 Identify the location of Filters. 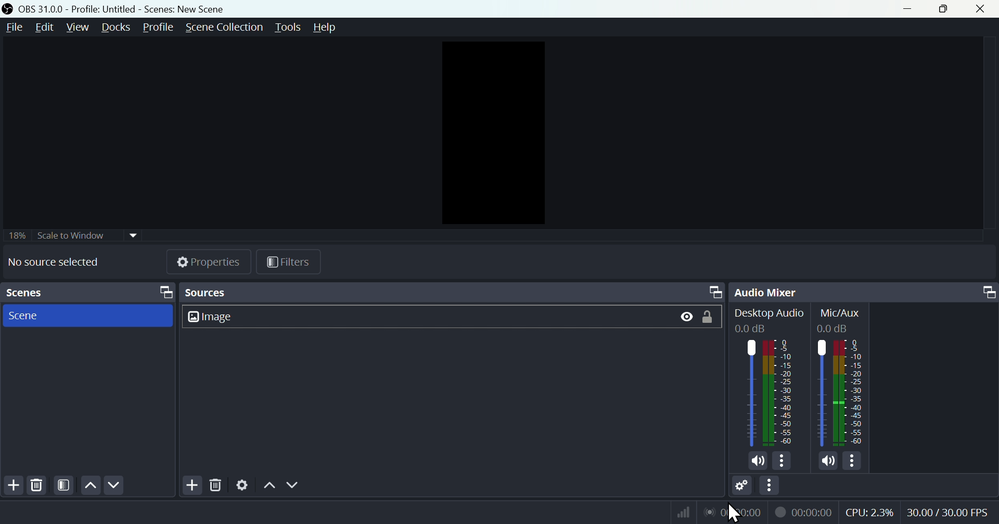
(287, 260).